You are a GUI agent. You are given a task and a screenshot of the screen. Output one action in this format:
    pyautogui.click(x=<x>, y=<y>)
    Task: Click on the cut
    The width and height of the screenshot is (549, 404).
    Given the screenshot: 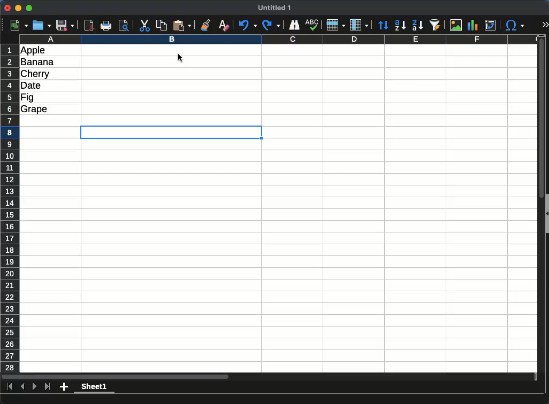 What is the action you would take?
    pyautogui.click(x=144, y=26)
    